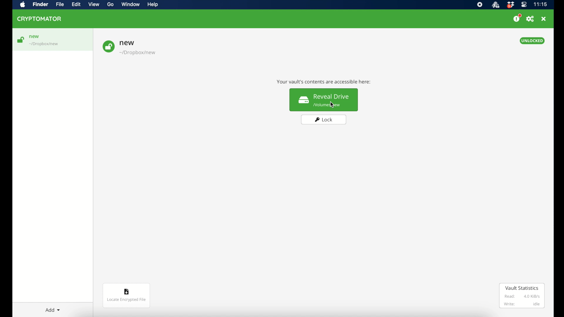  Describe the element at coordinates (127, 43) in the screenshot. I see `new` at that location.